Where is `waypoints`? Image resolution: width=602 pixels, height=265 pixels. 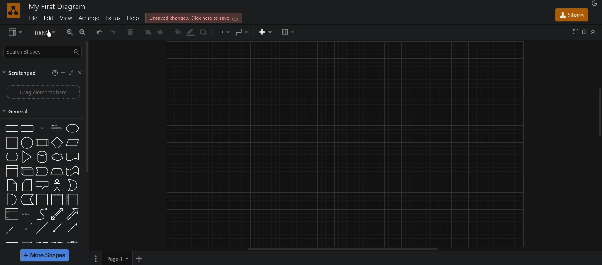
waypoints is located at coordinates (245, 32).